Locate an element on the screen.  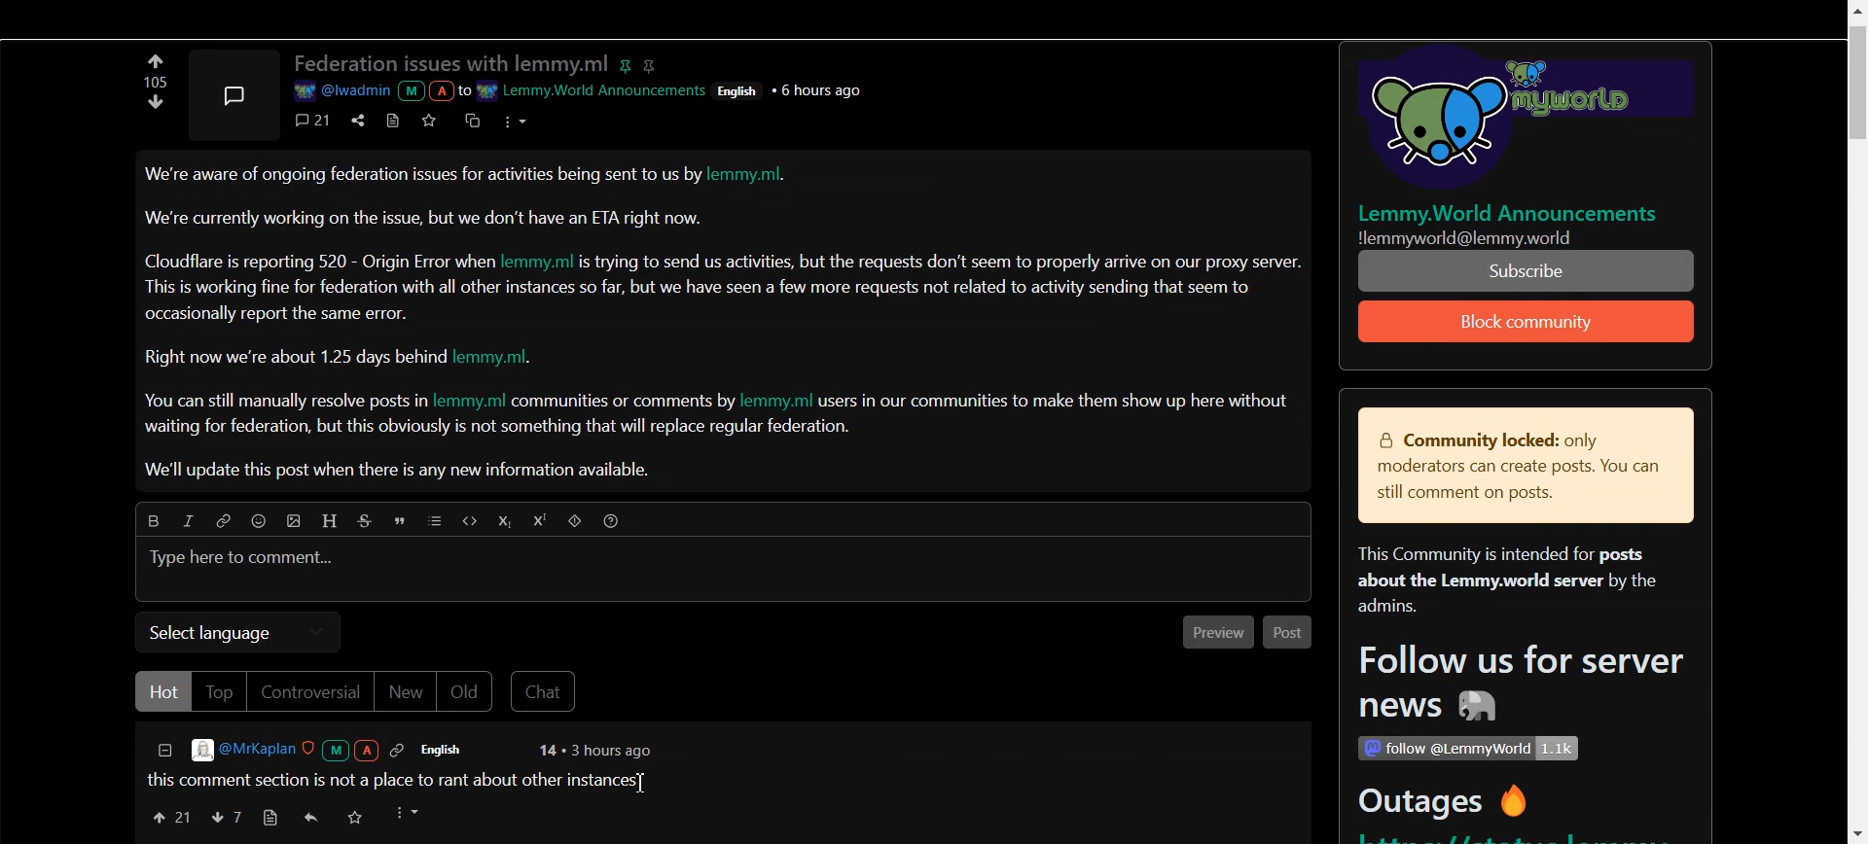
 is located at coordinates (741, 89).